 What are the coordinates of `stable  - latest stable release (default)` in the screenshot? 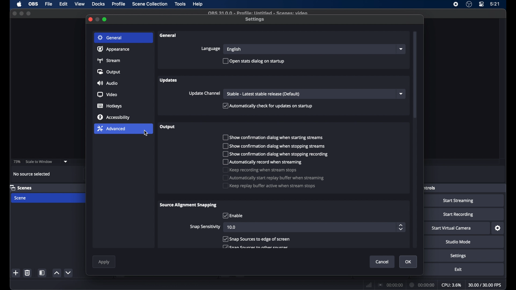 It's located at (263, 94).